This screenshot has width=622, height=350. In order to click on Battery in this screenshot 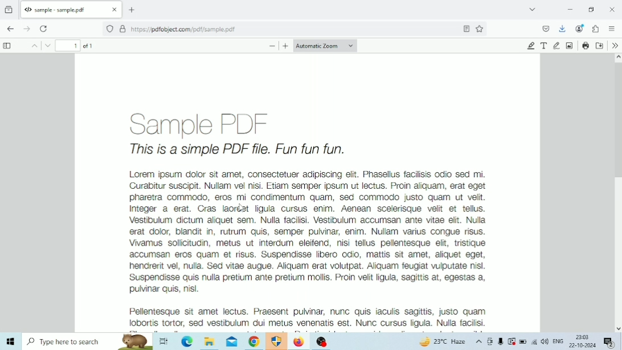, I will do `click(523, 341)`.